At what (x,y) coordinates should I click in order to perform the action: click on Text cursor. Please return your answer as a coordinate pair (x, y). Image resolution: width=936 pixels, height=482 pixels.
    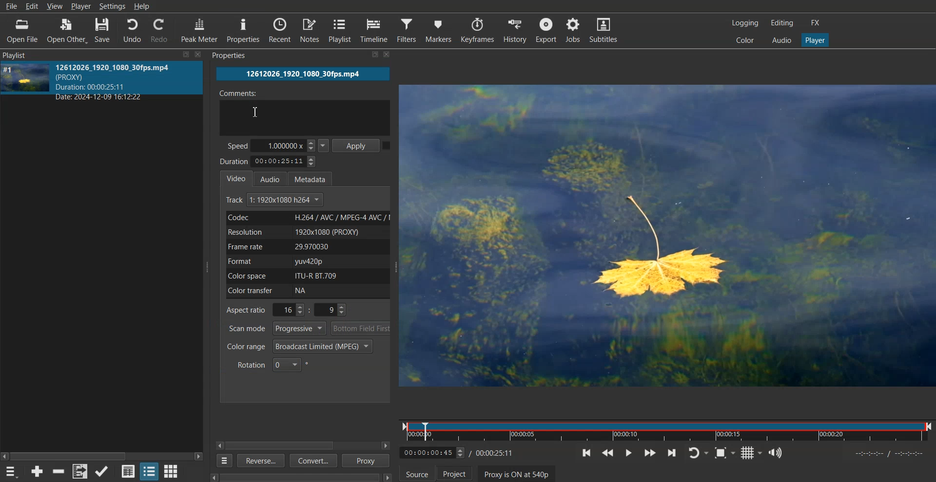
    Looking at the image, I should click on (255, 112).